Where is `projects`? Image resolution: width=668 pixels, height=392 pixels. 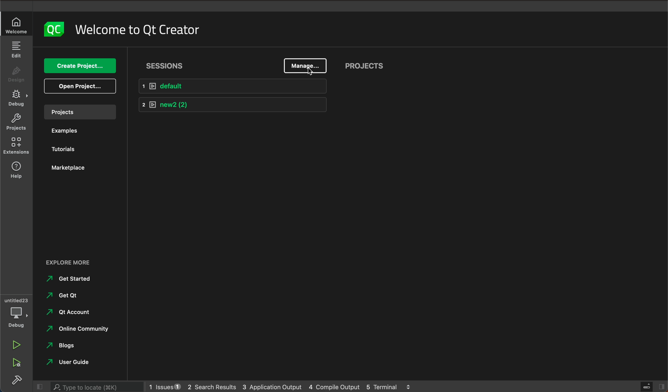
projects is located at coordinates (17, 122).